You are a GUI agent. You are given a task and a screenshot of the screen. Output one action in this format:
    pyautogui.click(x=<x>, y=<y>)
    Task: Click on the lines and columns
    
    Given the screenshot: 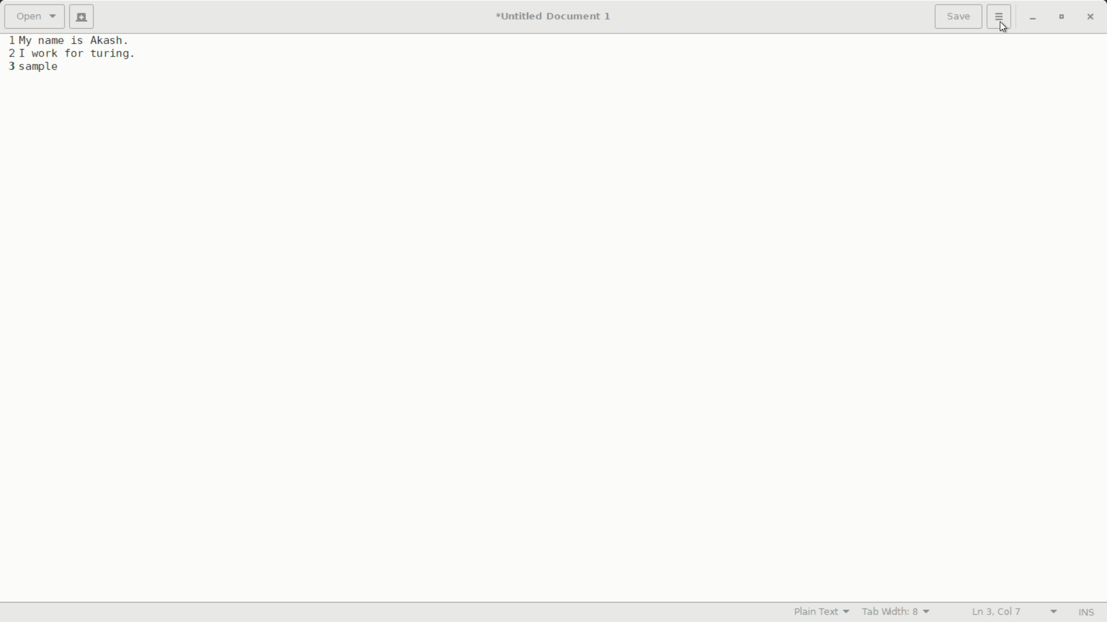 What is the action you would take?
    pyautogui.click(x=1012, y=612)
    